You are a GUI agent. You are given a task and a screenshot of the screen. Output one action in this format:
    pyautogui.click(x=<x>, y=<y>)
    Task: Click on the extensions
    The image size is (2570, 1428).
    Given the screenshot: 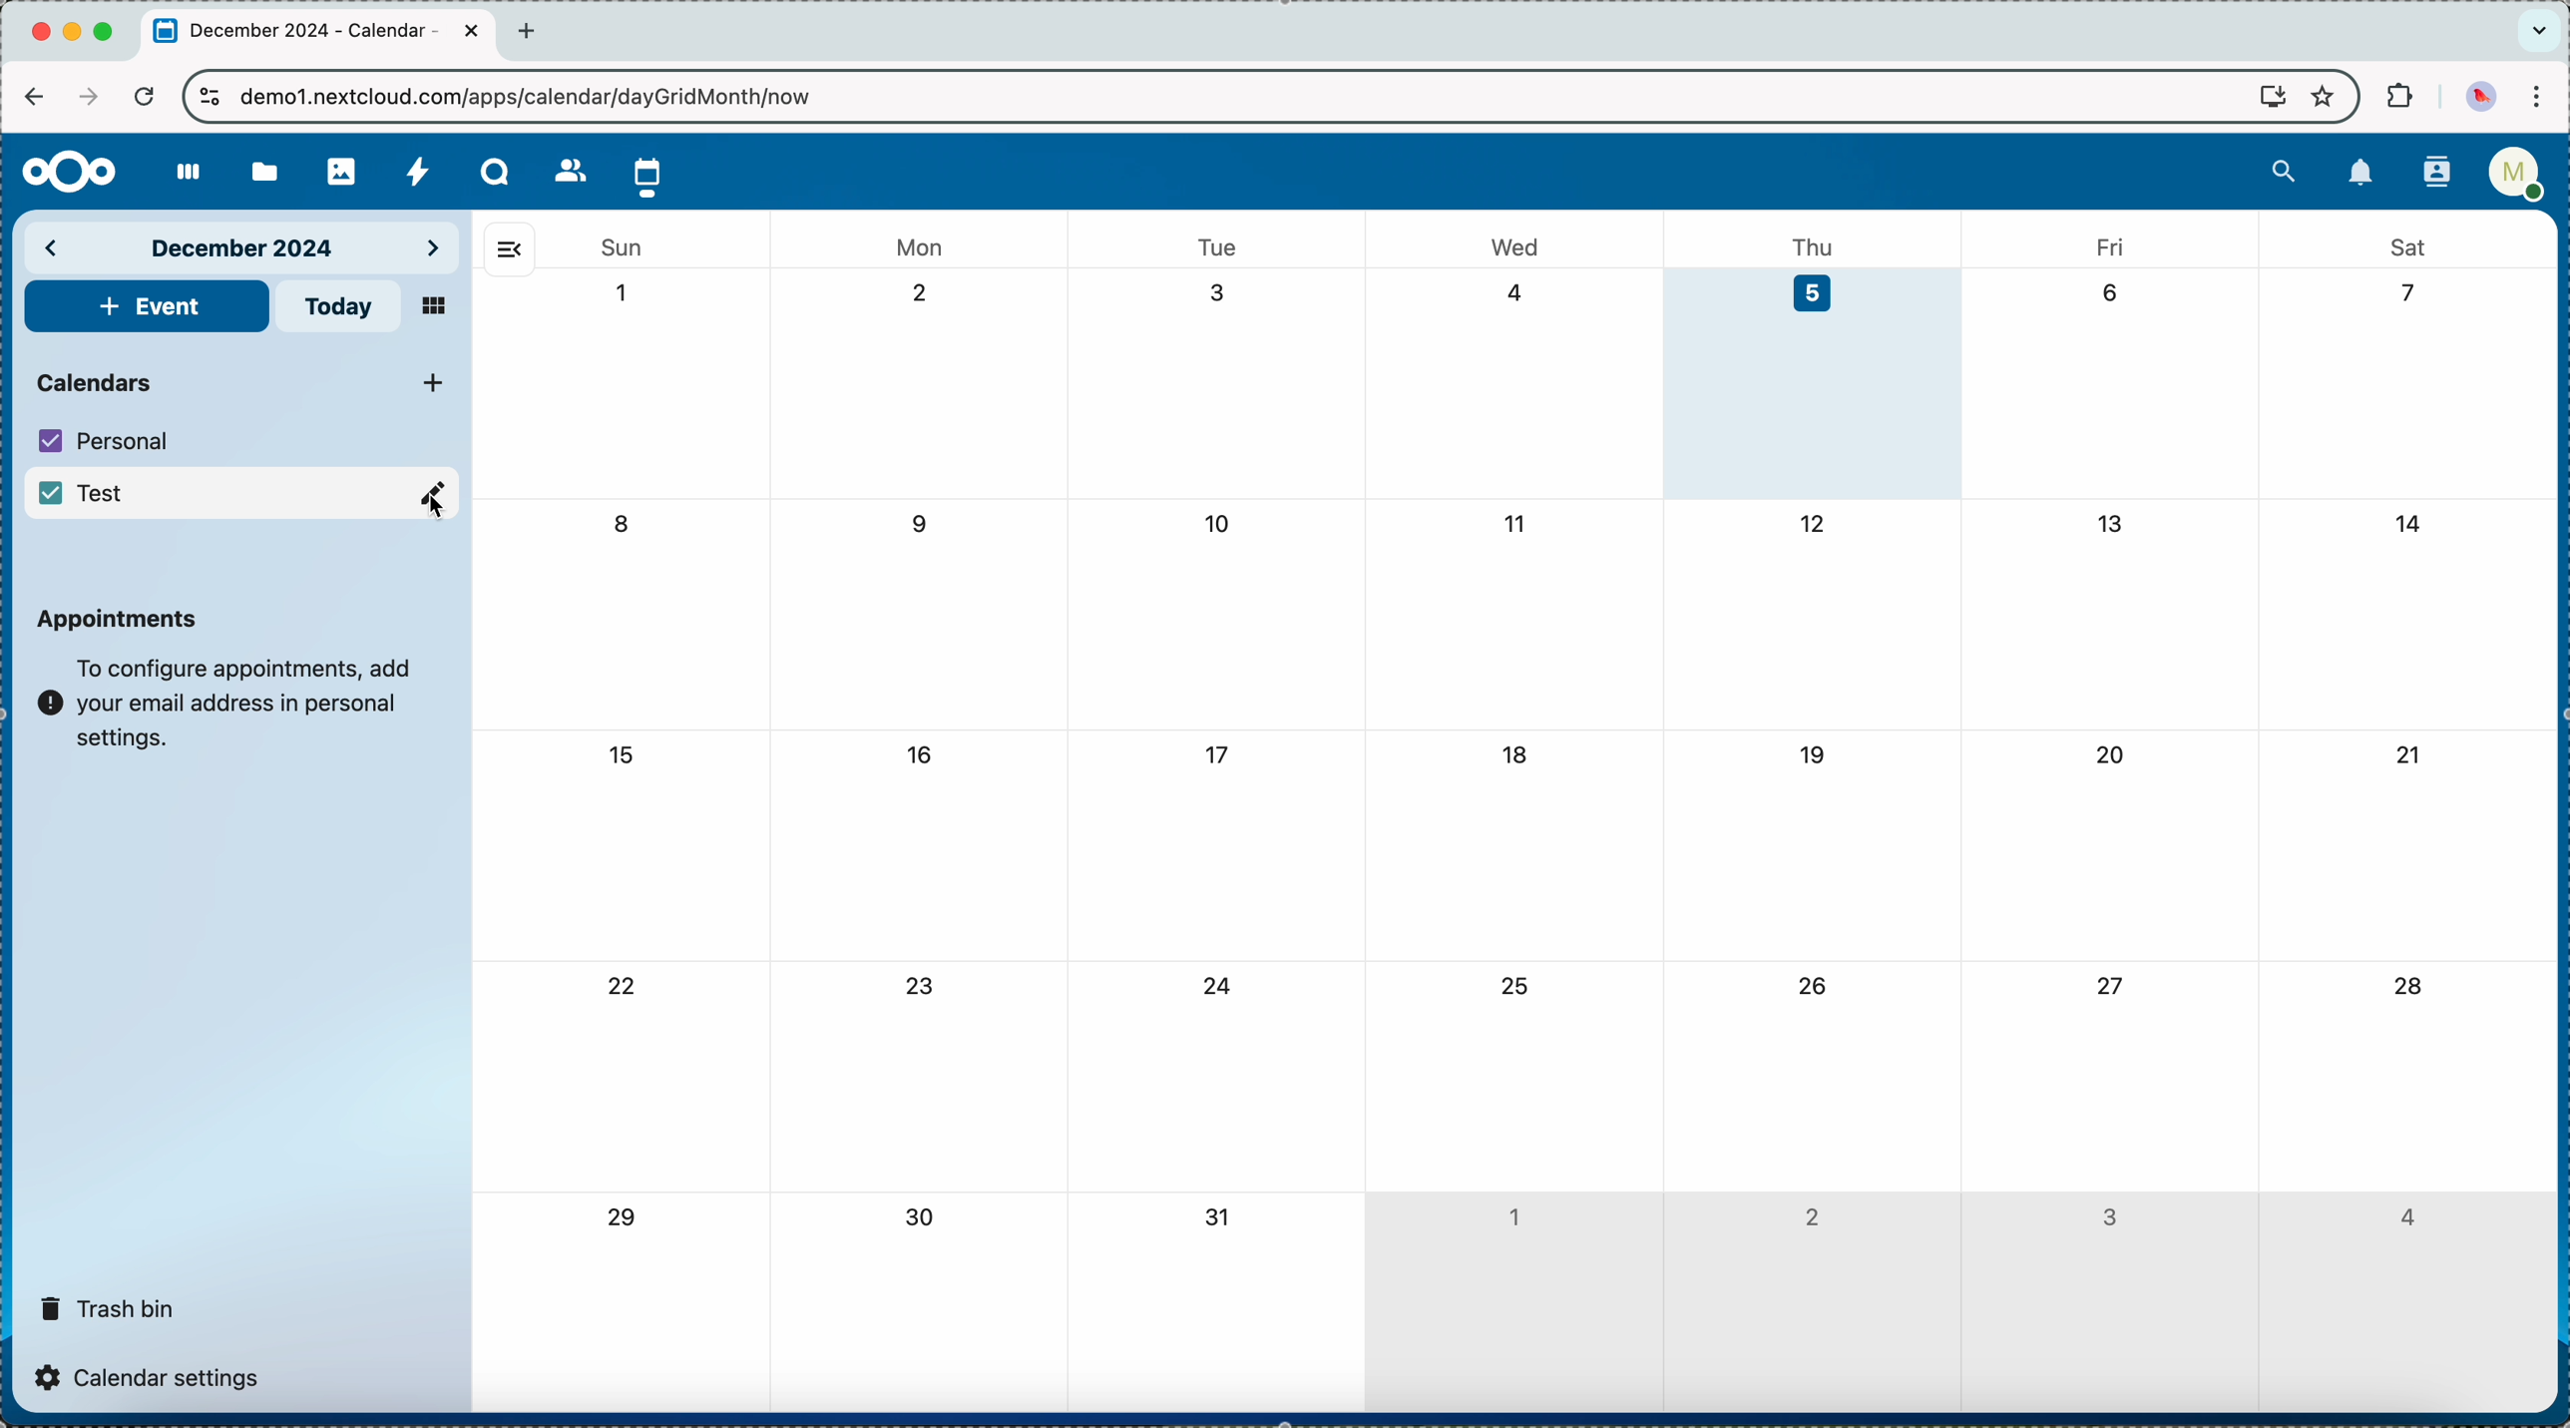 What is the action you would take?
    pyautogui.click(x=2396, y=98)
    